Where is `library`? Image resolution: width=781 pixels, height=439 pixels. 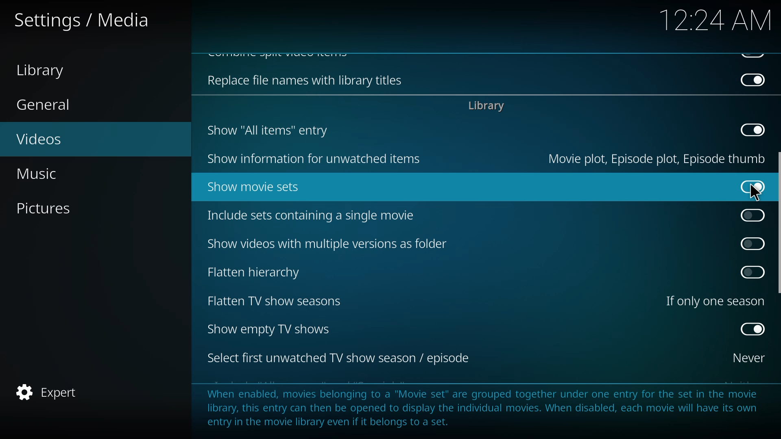 library is located at coordinates (48, 71).